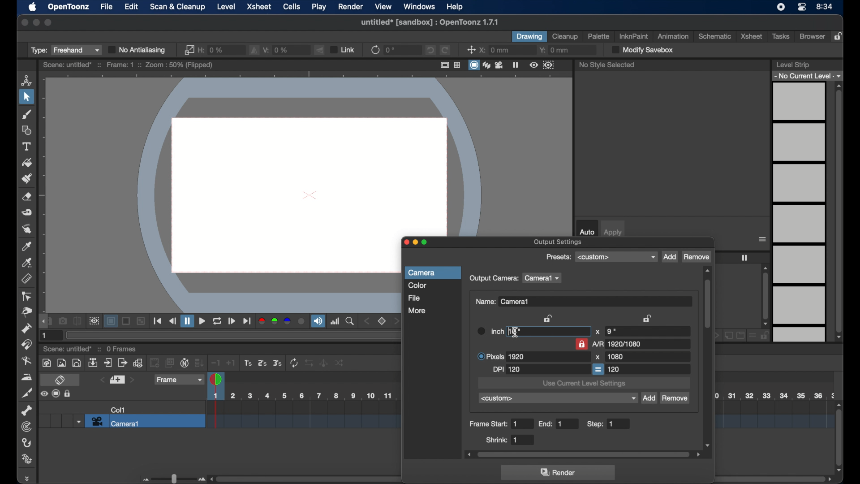 The width and height of the screenshot is (860, 484). I want to click on histogram, so click(335, 321).